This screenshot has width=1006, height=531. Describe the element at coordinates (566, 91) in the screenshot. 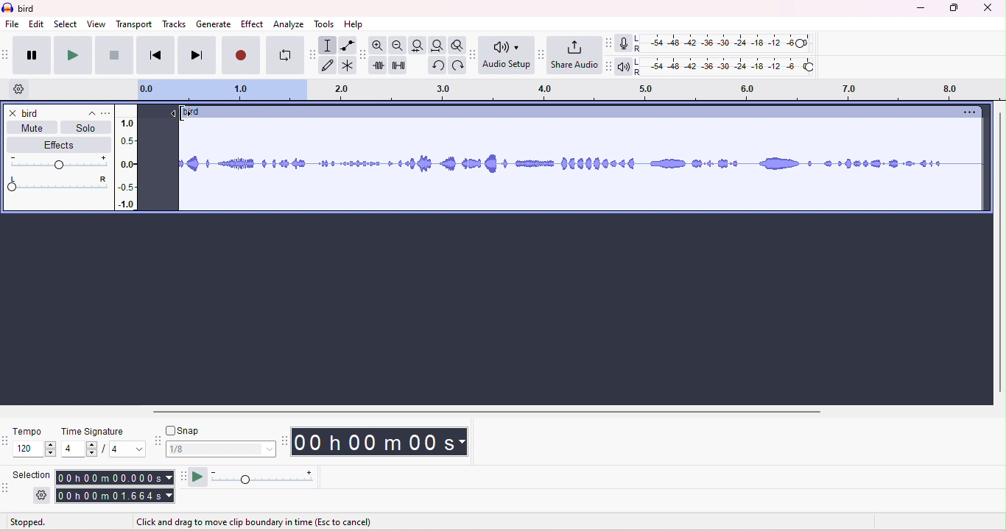

I see `timeline` at that location.